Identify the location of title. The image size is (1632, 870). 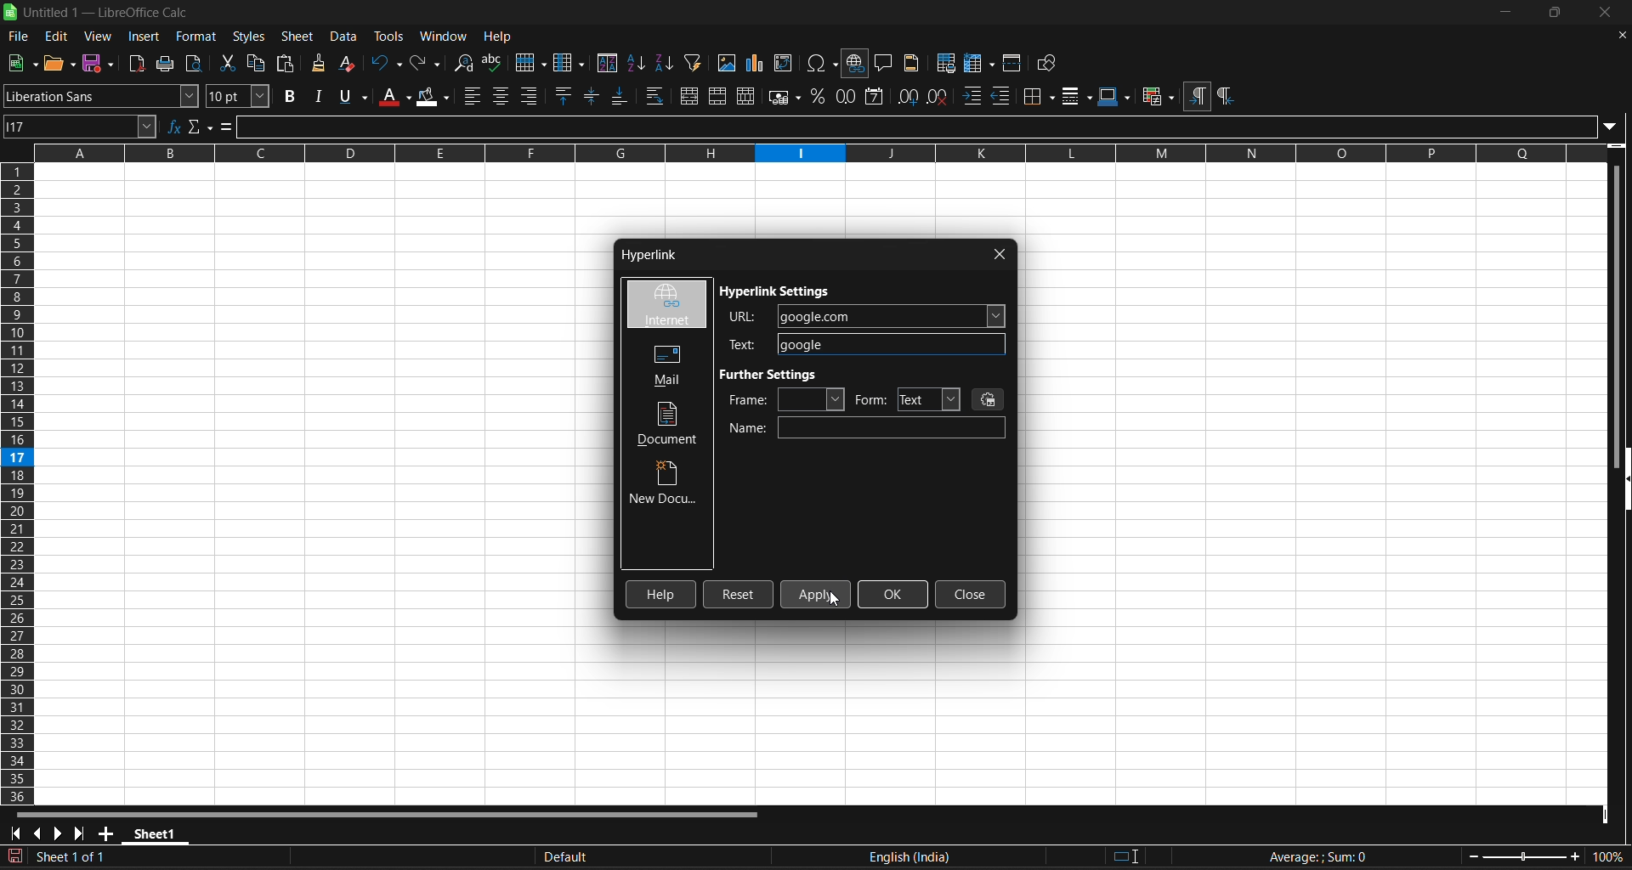
(107, 13).